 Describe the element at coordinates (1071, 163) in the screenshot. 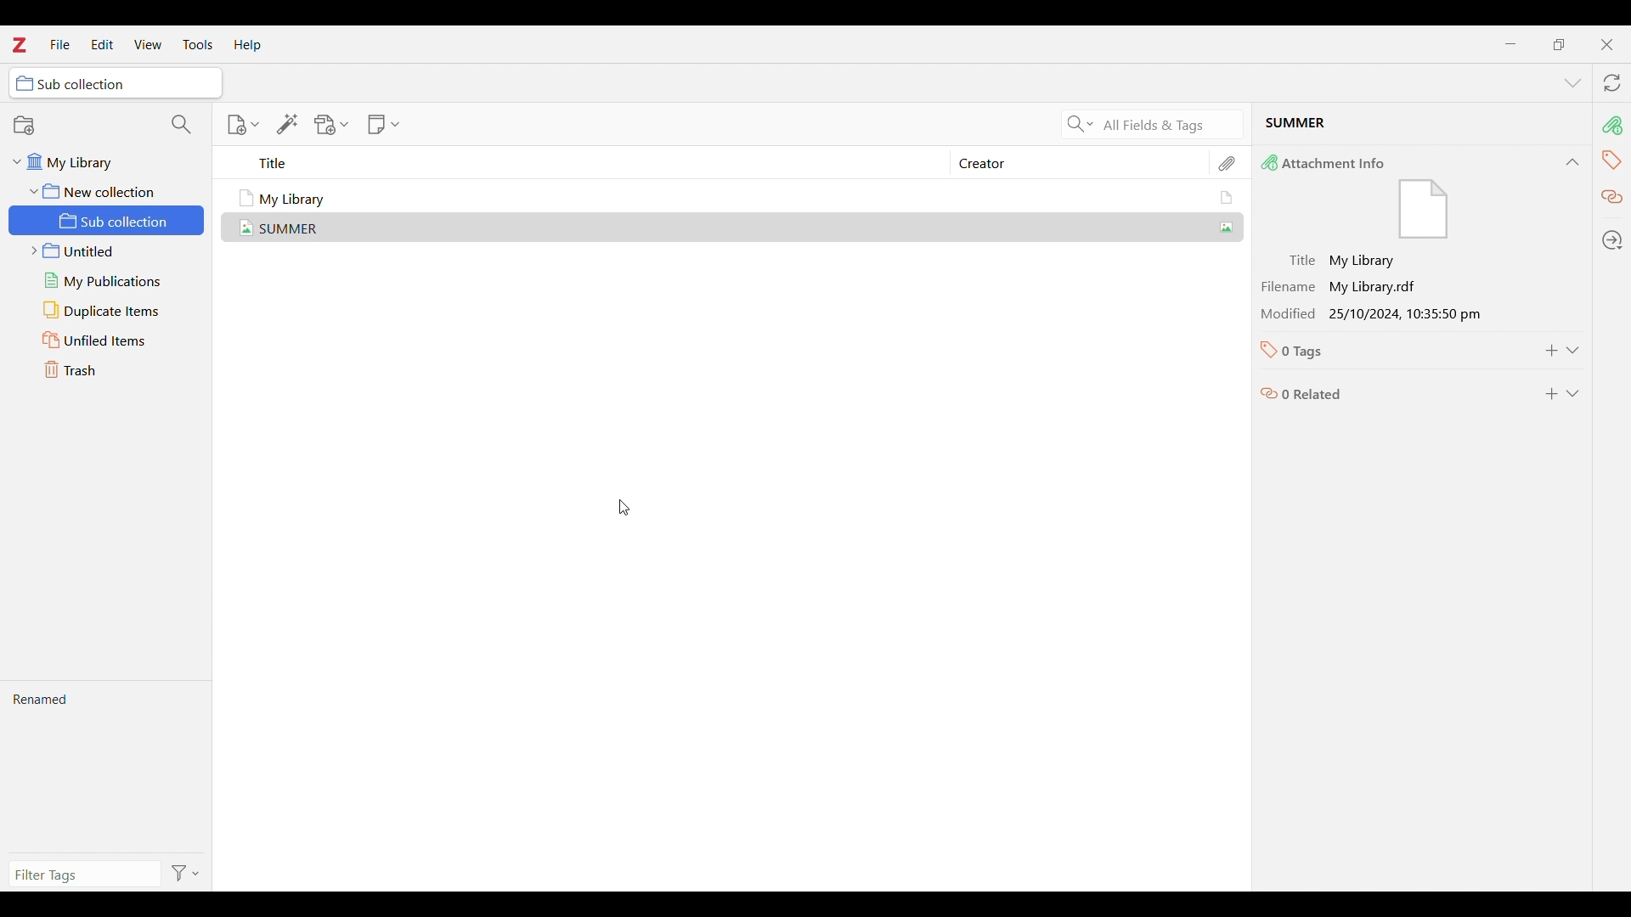

I see `Creator ` at that location.